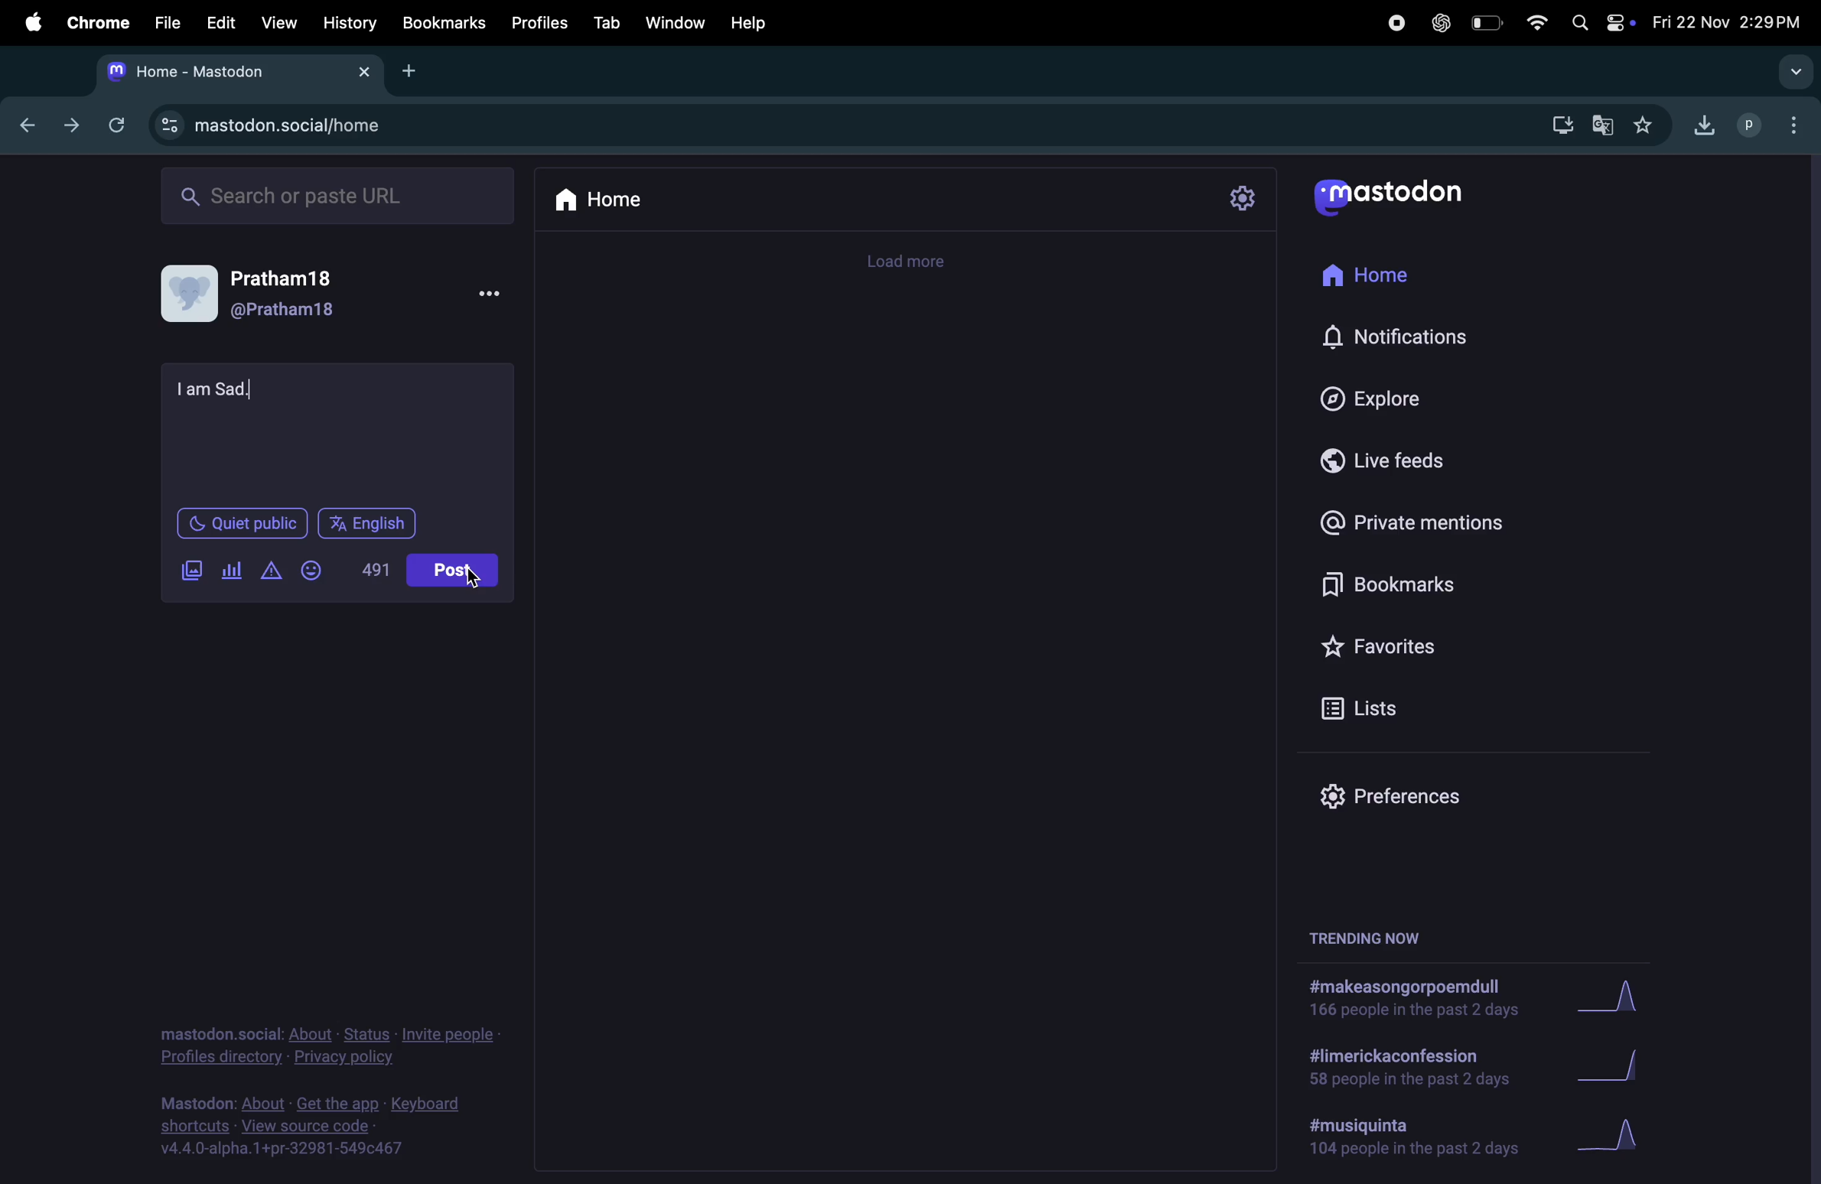  What do you see at coordinates (368, 524) in the screenshot?
I see `english` at bounding box center [368, 524].